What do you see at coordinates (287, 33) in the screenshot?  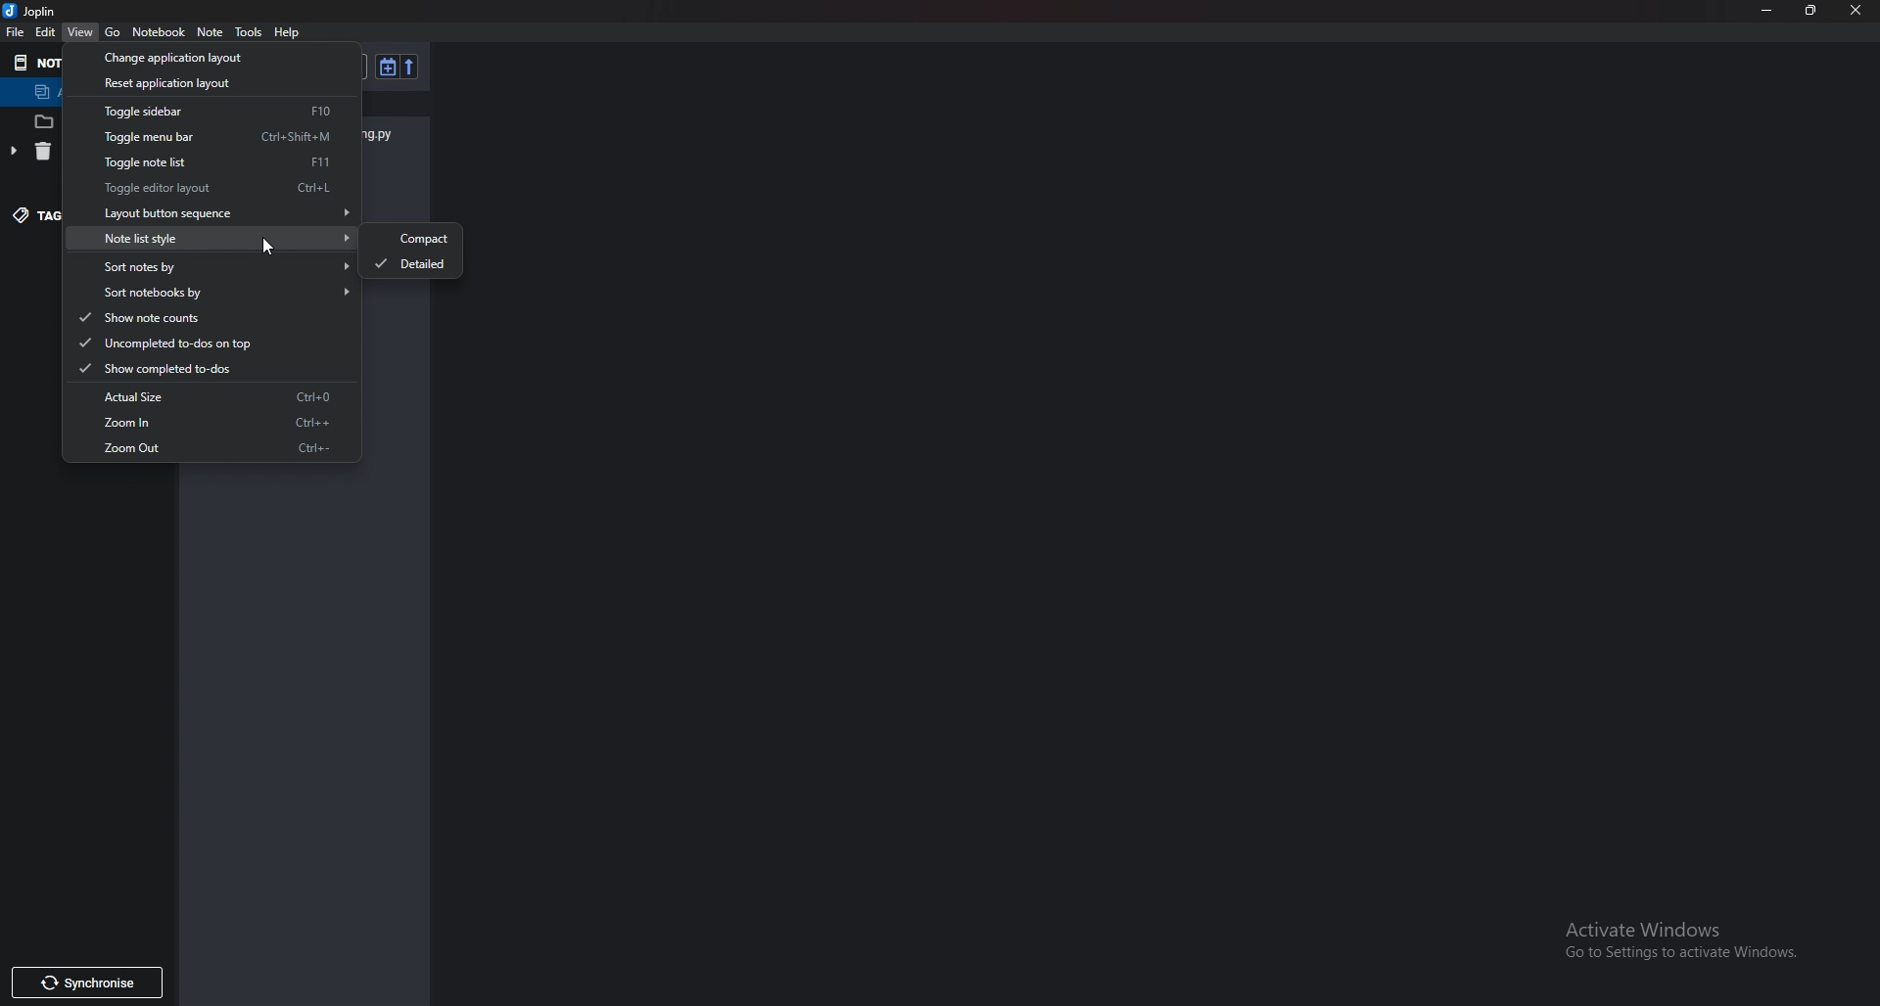 I see `help` at bounding box center [287, 33].